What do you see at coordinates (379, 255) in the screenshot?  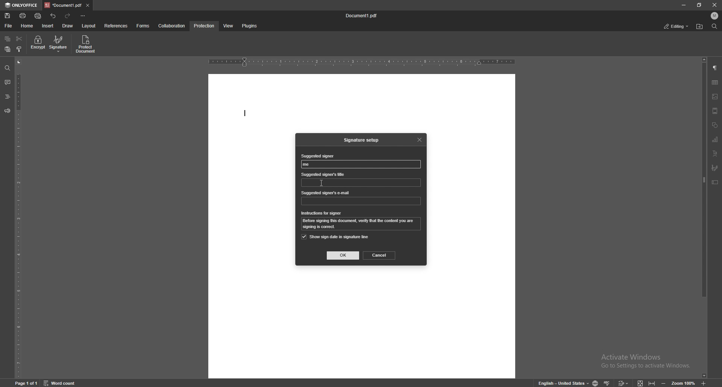 I see `cancel` at bounding box center [379, 255].